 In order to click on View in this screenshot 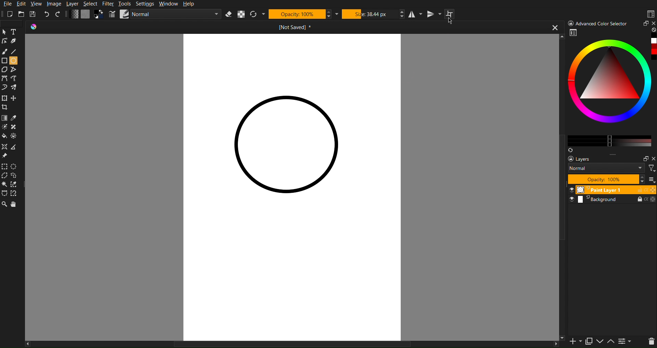, I will do `click(37, 3)`.